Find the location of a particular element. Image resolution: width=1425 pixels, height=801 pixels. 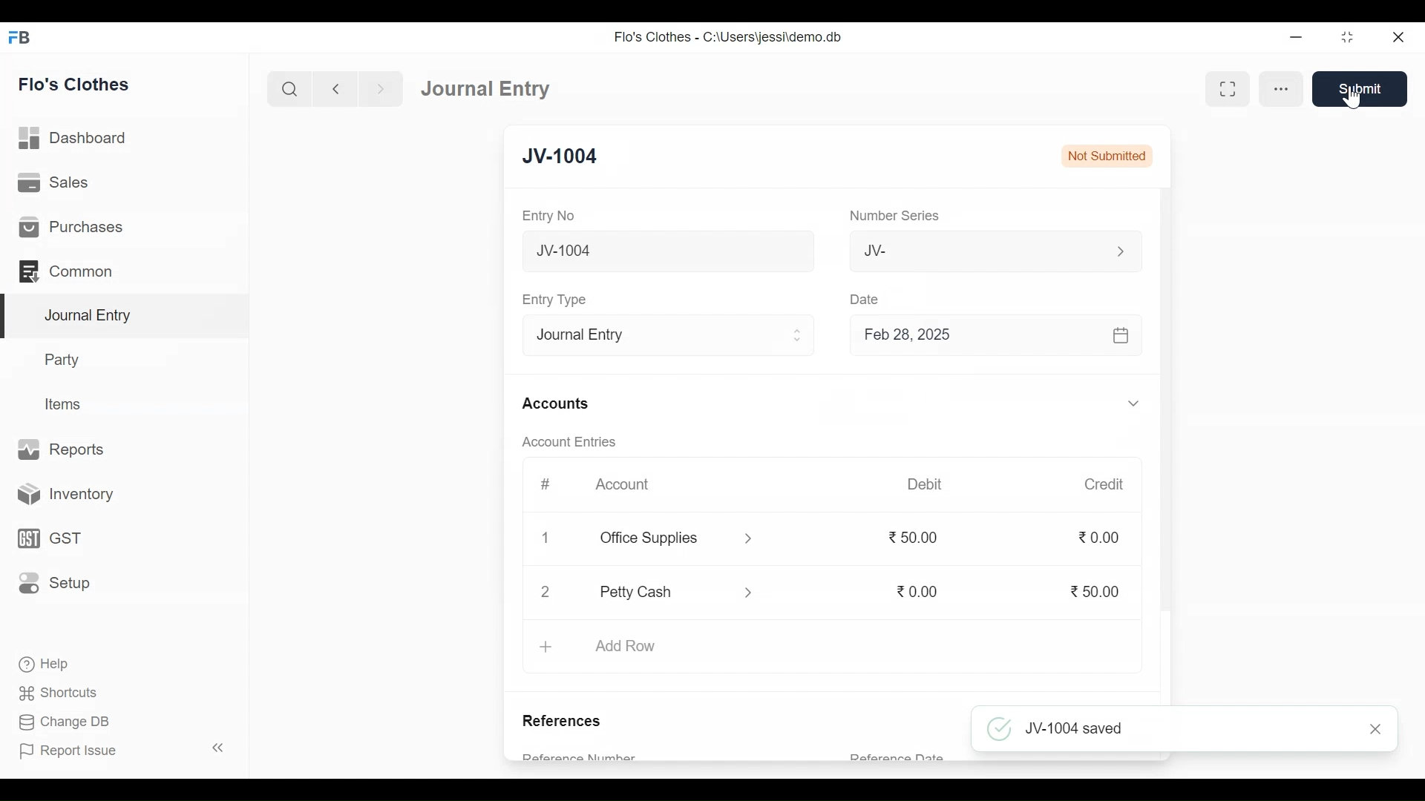

Expand is located at coordinates (749, 540).